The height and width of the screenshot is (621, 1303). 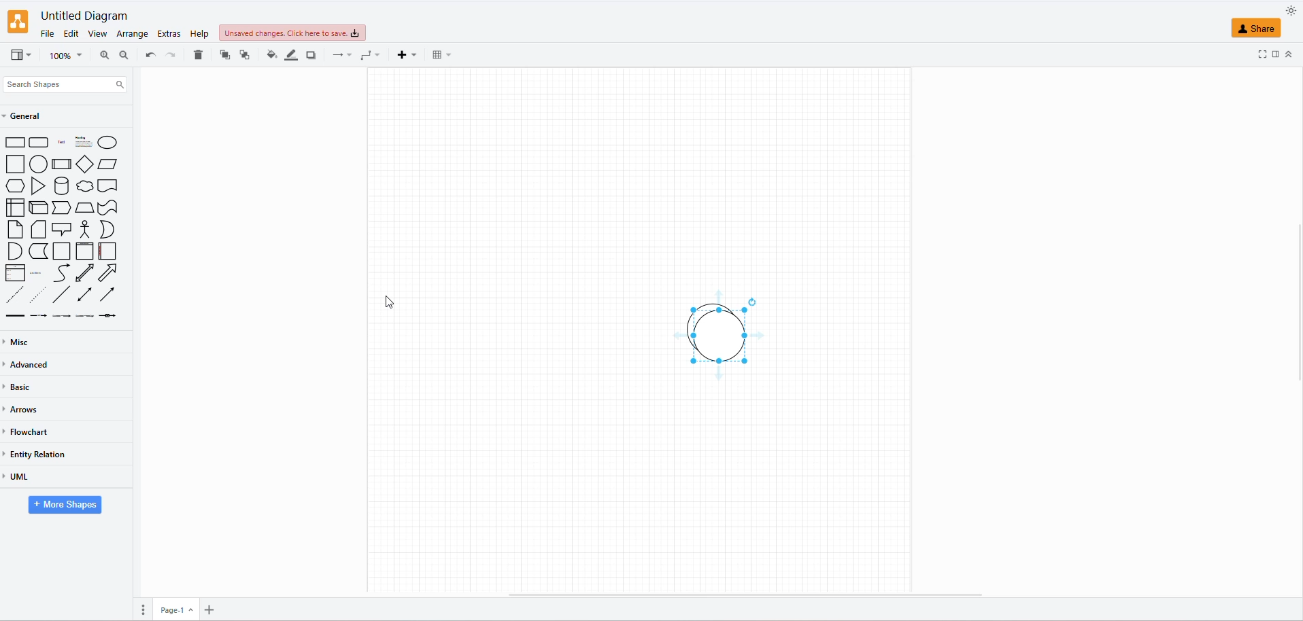 What do you see at coordinates (138, 607) in the screenshot?
I see `PAGES` at bounding box center [138, 607].